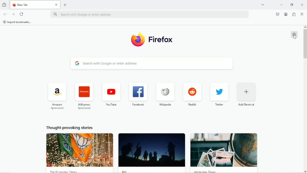 The image size is (307, 173). Describe the element at coordinates (56, 5) in the screenshot. I see `close` at that location.